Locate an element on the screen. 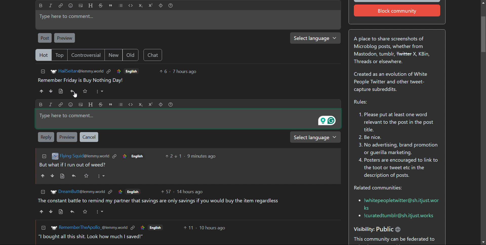 The image size is (486, 245). This community can be federated to is located at coordinates (396, 240).